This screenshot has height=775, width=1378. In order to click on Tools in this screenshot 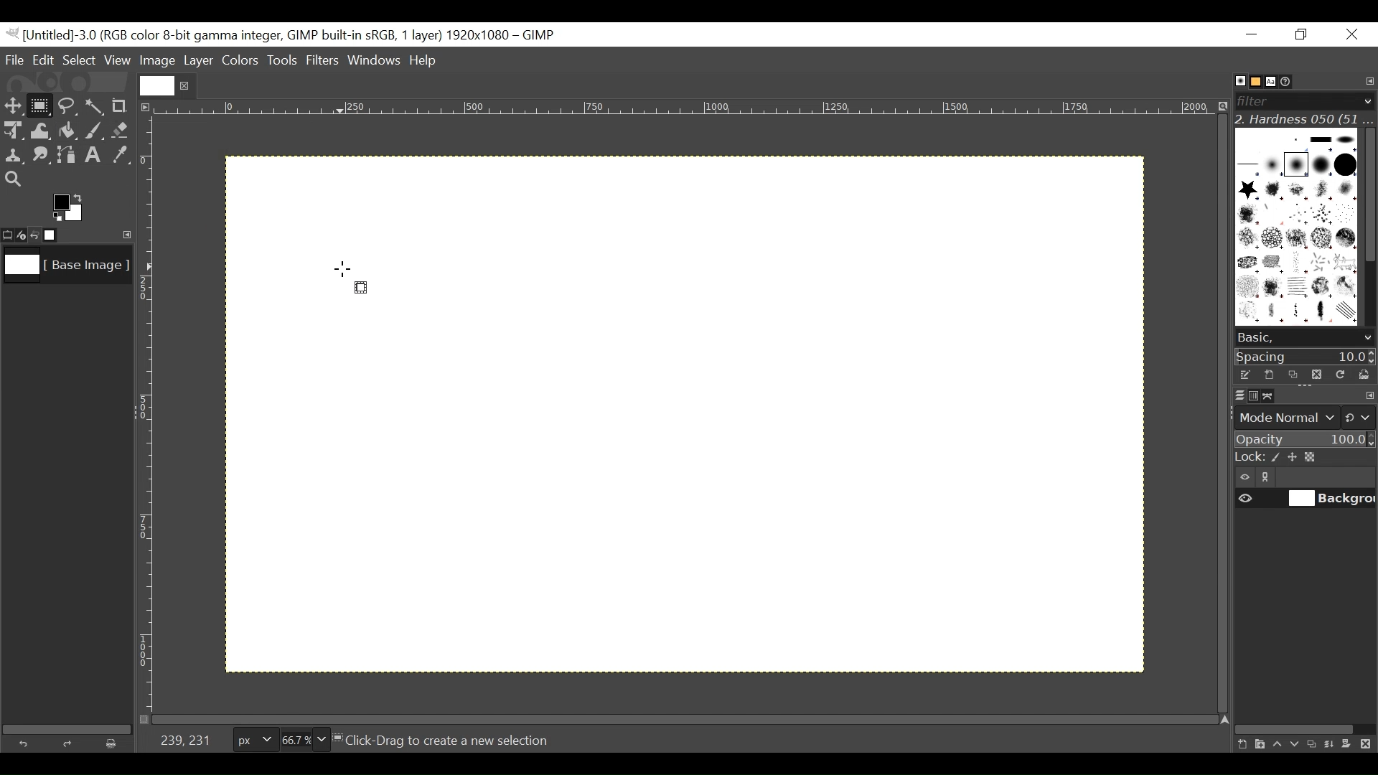, I will do `click(283, 62)`.